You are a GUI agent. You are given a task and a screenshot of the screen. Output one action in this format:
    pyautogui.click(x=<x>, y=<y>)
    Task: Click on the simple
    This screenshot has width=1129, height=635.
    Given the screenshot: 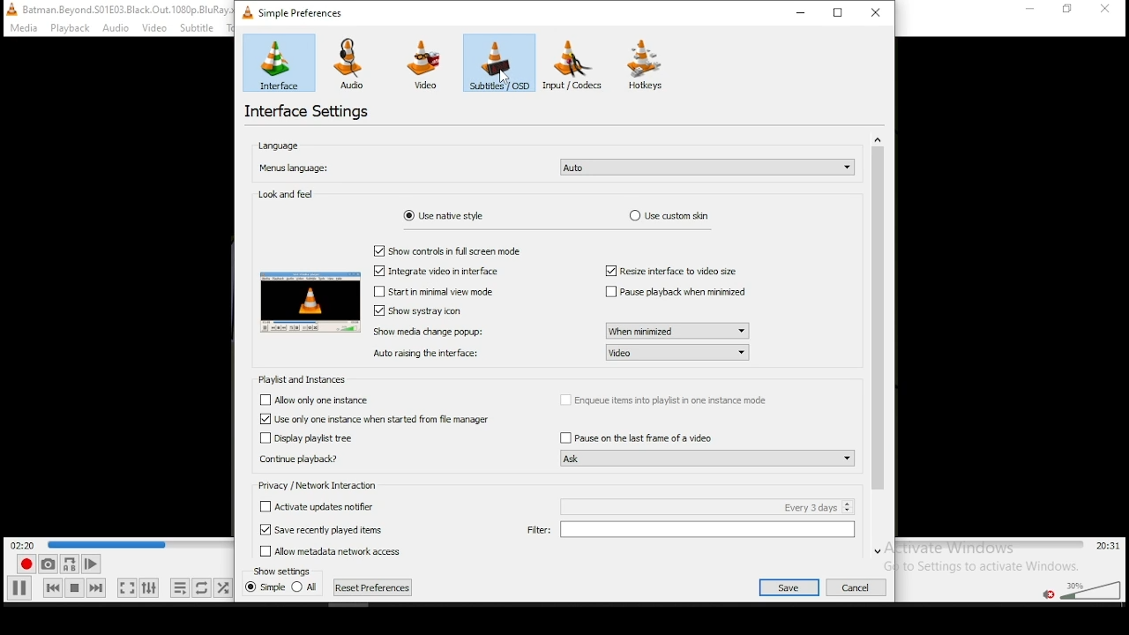 What is the action you would take?
    pyautogui.click(x=265, y=586)
    